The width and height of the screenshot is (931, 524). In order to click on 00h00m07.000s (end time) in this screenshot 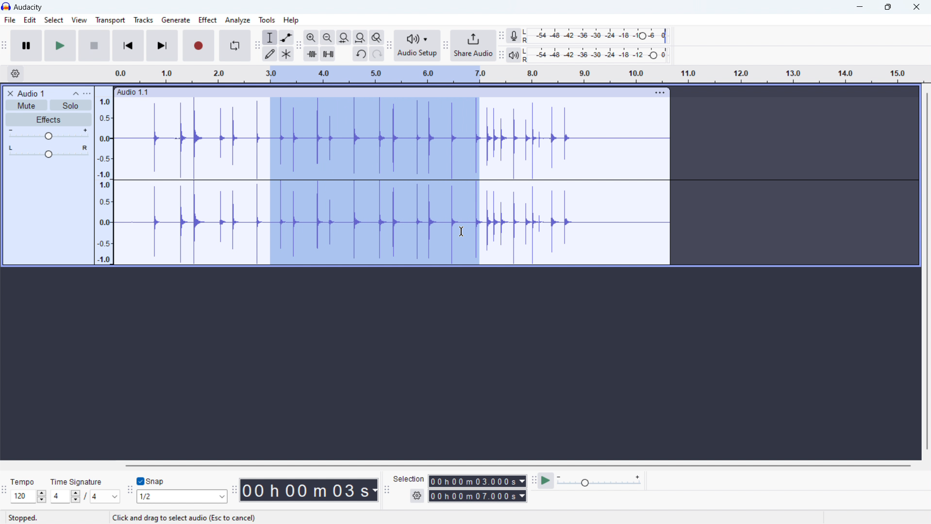, I will do `click(476, 495)`.